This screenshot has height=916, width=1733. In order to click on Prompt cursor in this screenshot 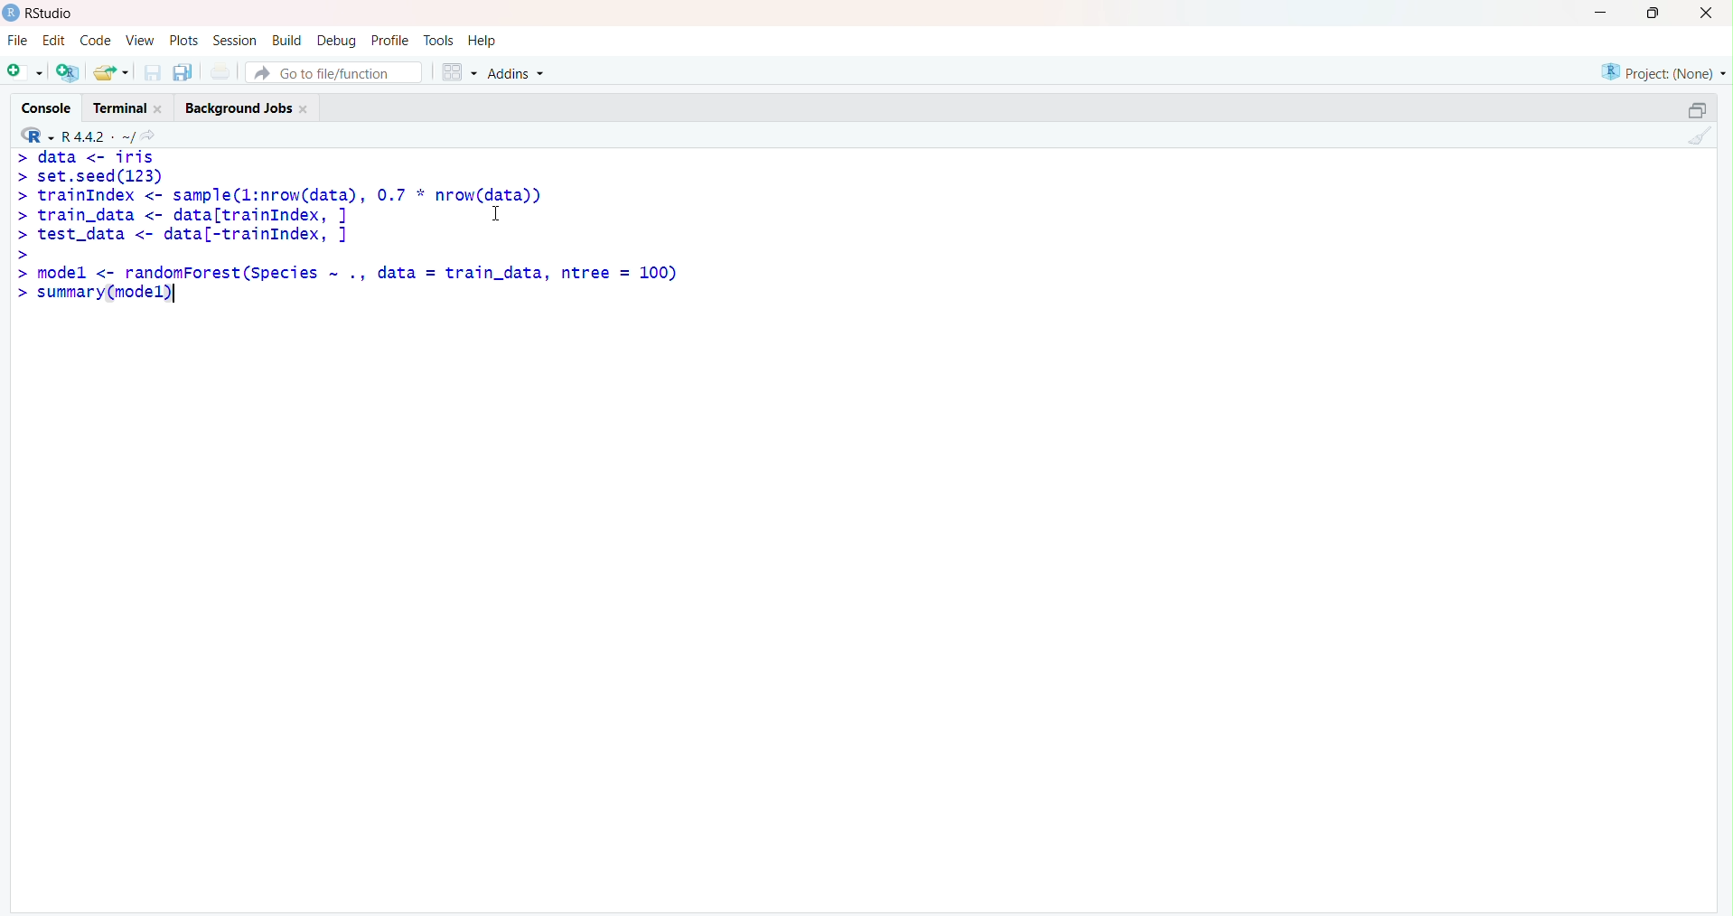, I will do `click(22, 215)`.